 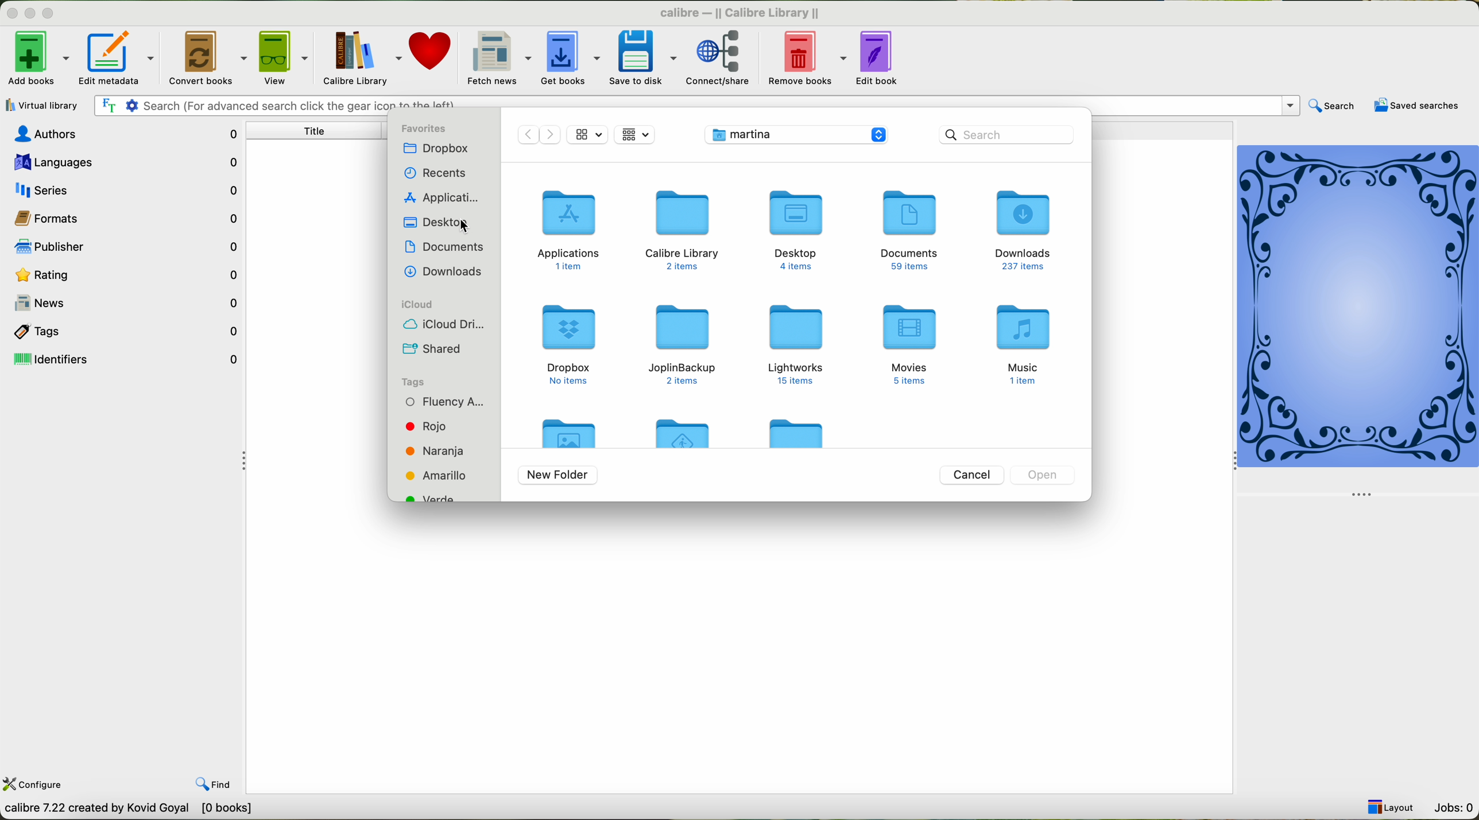 What do you see at coordinates (1359, 319) in the screenshot?
I see `cover book preview` at bounding box center [1359, 319].